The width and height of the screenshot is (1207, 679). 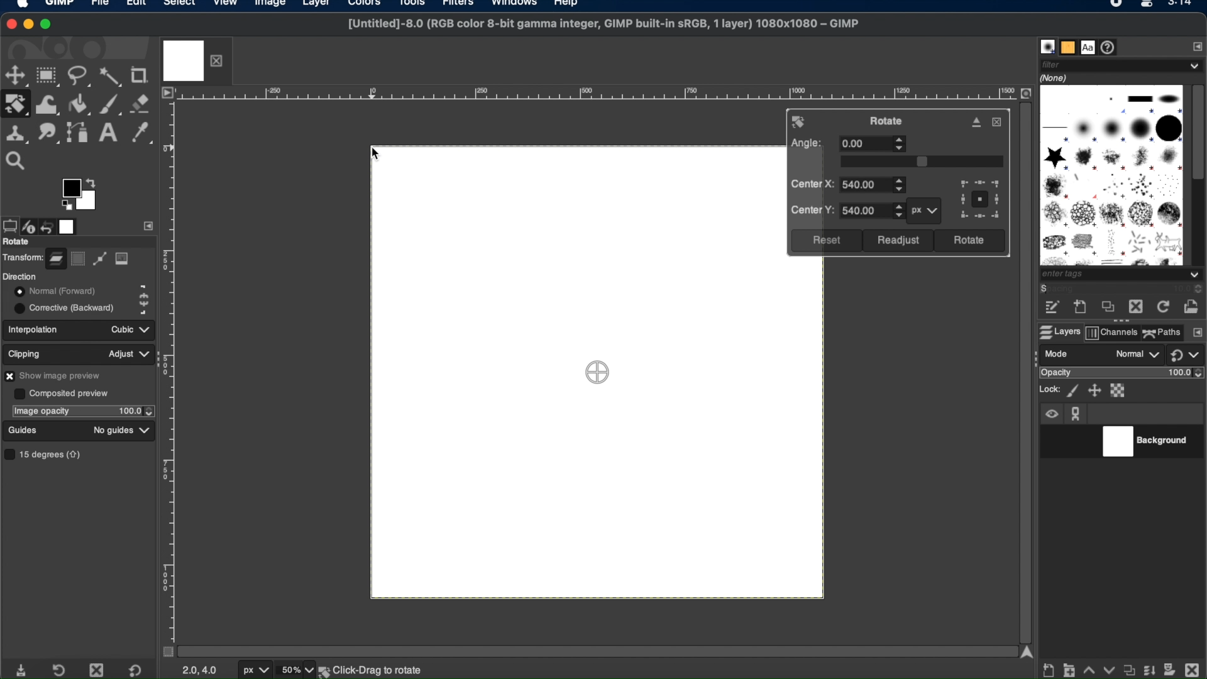 What do you see at coordinates (201, 670) in the screenshot?
I see `cursor coordinates` at bounding box center [201, 670].